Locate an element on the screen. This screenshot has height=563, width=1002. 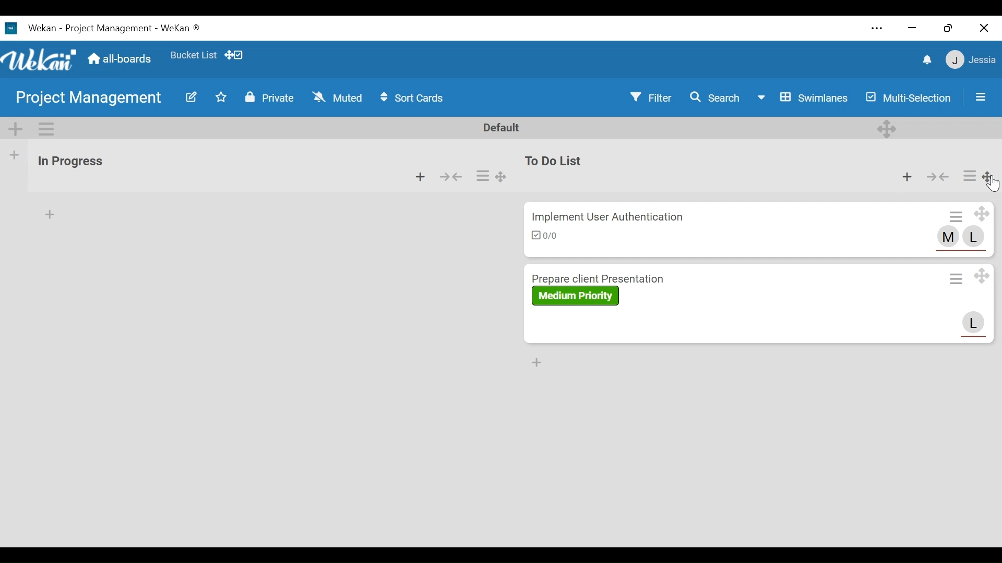
Show Desktop drag handles is located at coordinates (233, 55).